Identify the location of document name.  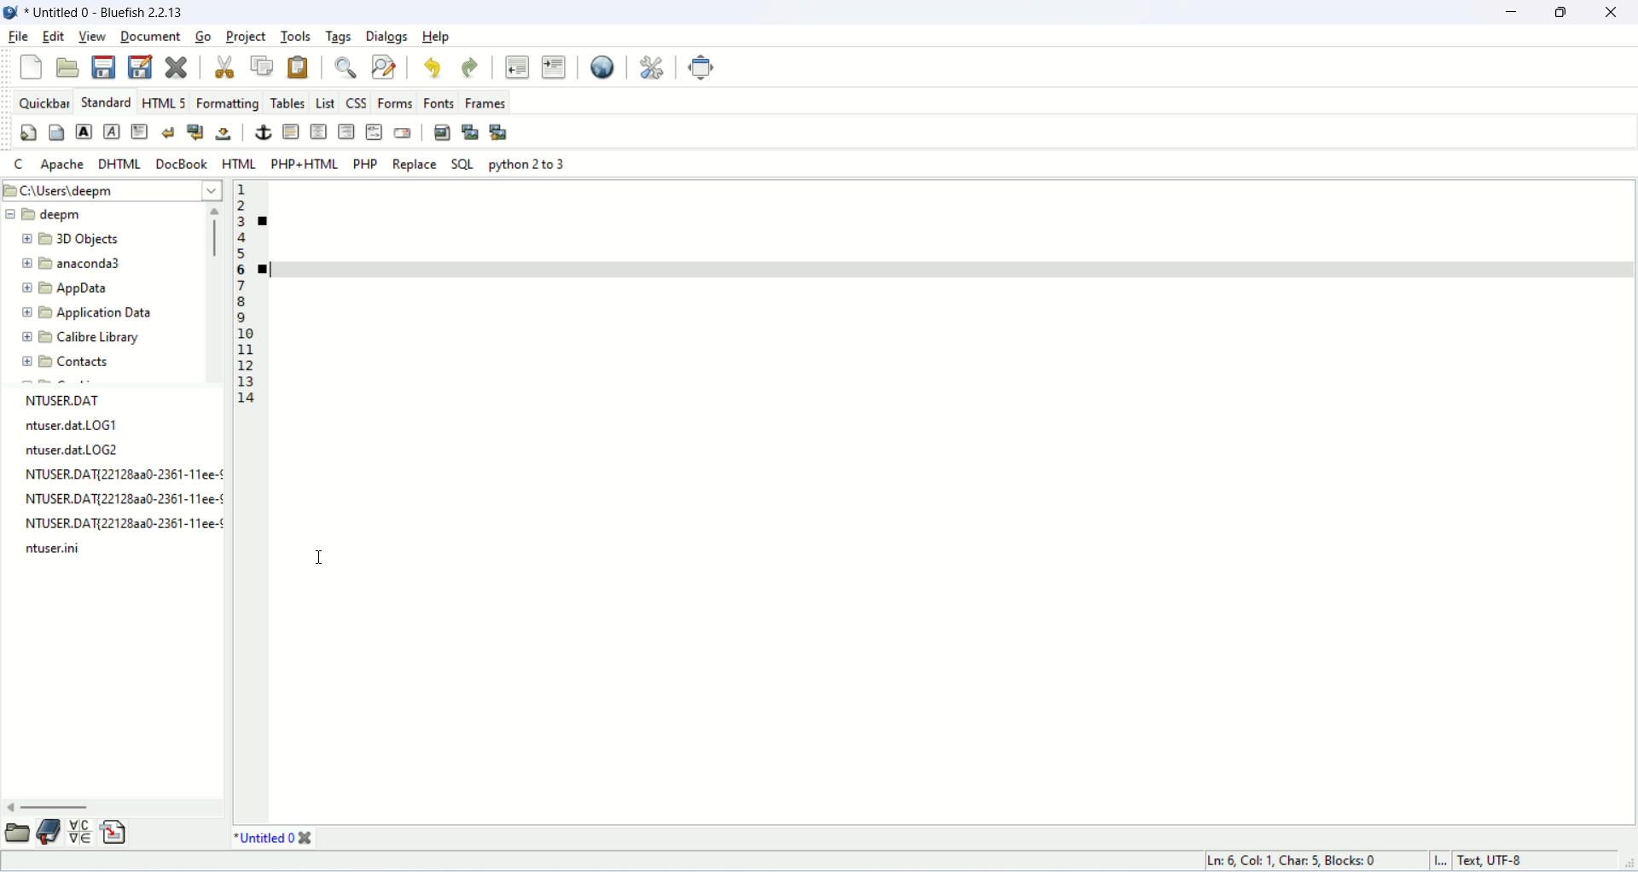
(125, 11).